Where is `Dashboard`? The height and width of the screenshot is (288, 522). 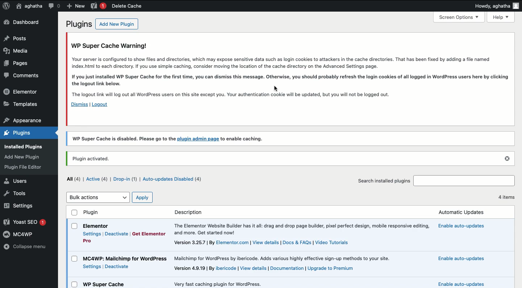 Dashboard is located at coordinates (22, 22).